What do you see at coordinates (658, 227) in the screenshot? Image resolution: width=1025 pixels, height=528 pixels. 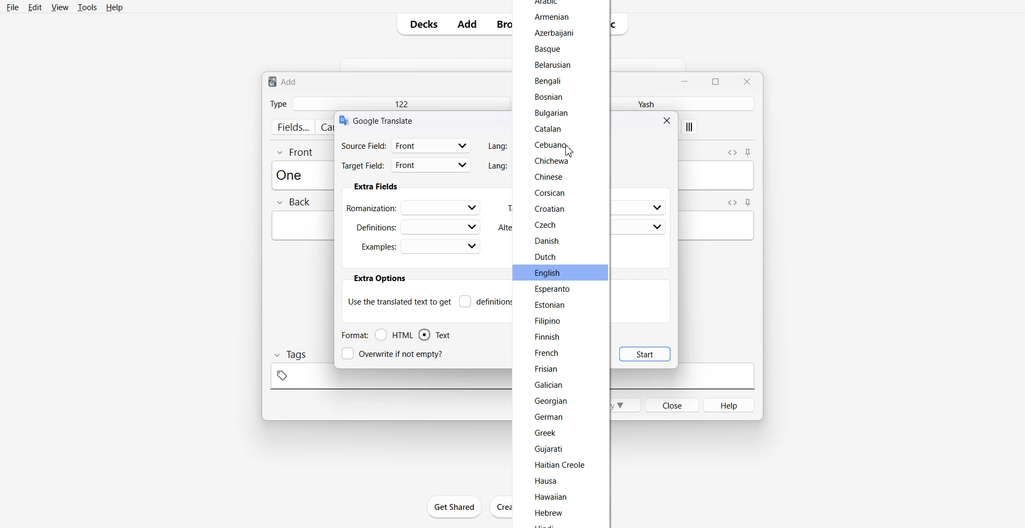 I see `dropdown` at bounding box center [658, 227].